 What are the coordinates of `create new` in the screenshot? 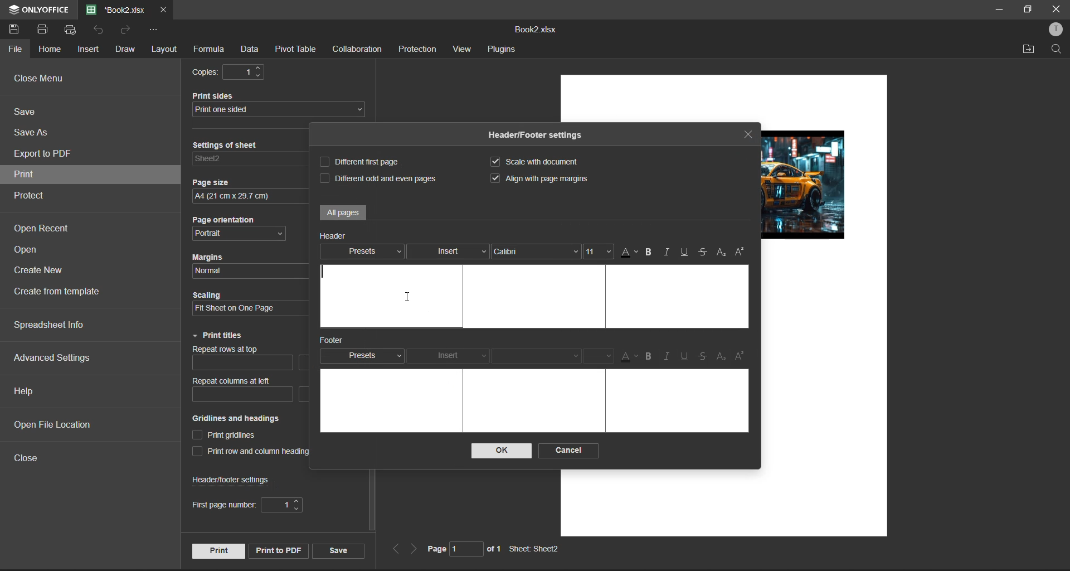 It's located at (40, 274).